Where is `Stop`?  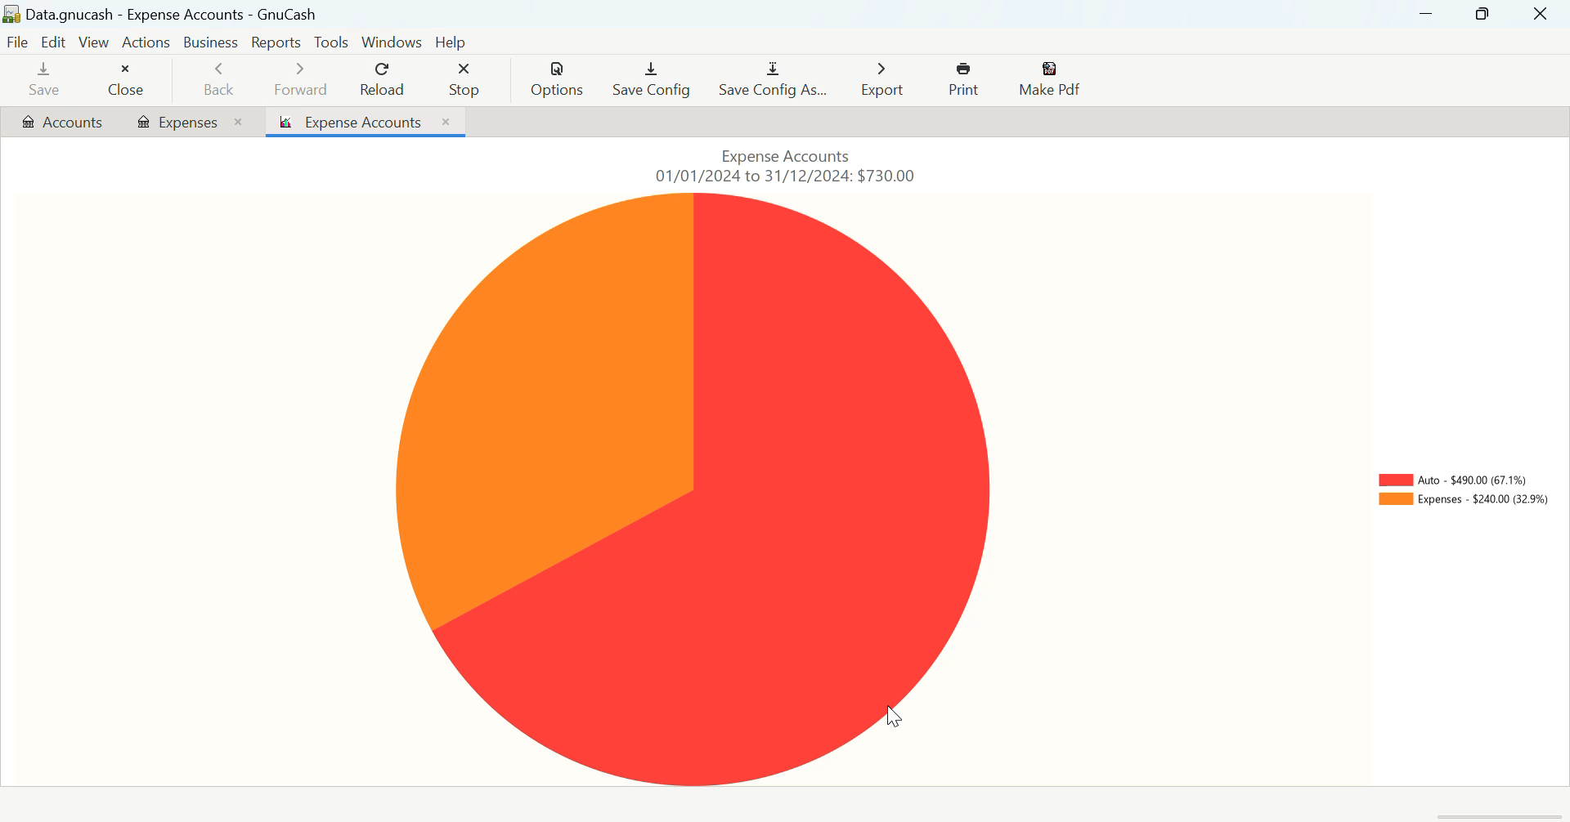
Stop is located at coordinates (469, 82).